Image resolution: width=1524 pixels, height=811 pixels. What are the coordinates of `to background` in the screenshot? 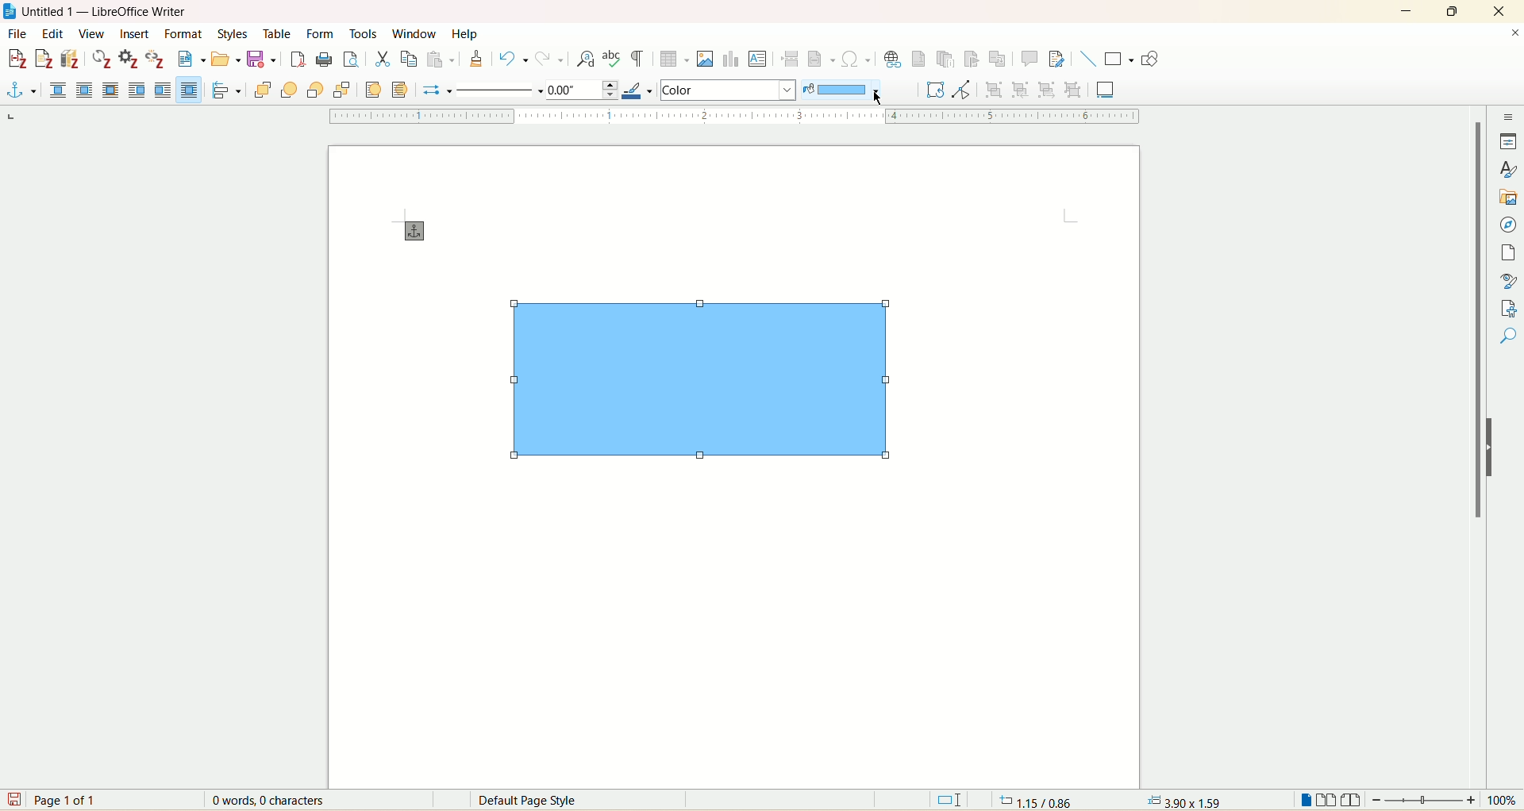 It's located at (402, 90).